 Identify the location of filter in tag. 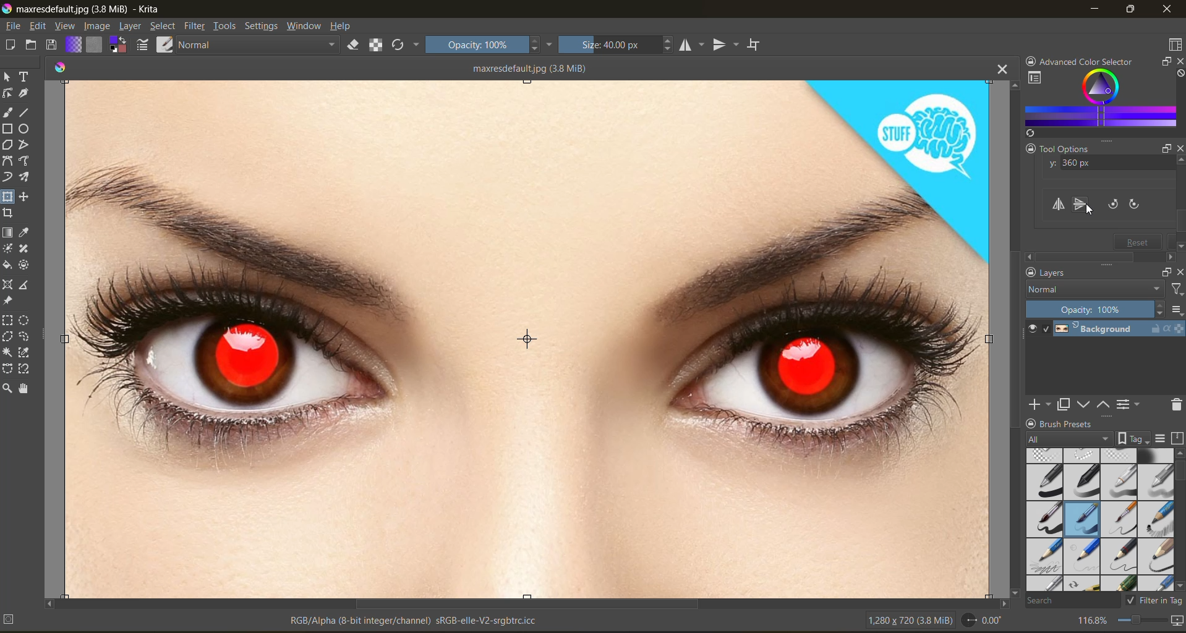
(1155, 600).